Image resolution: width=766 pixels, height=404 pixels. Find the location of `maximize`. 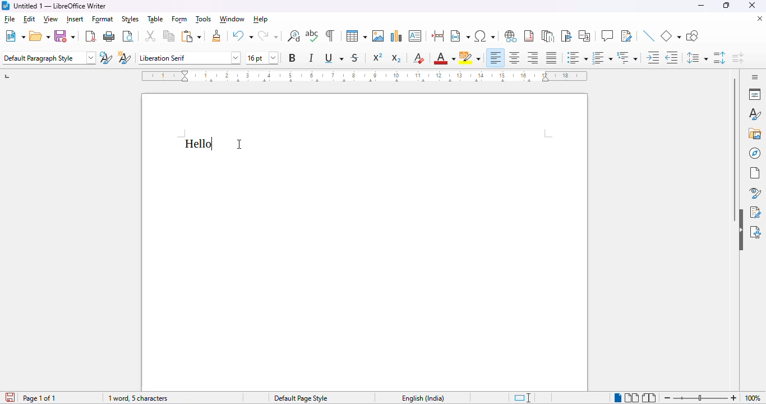

maximize is located at coordinates (727, 6).